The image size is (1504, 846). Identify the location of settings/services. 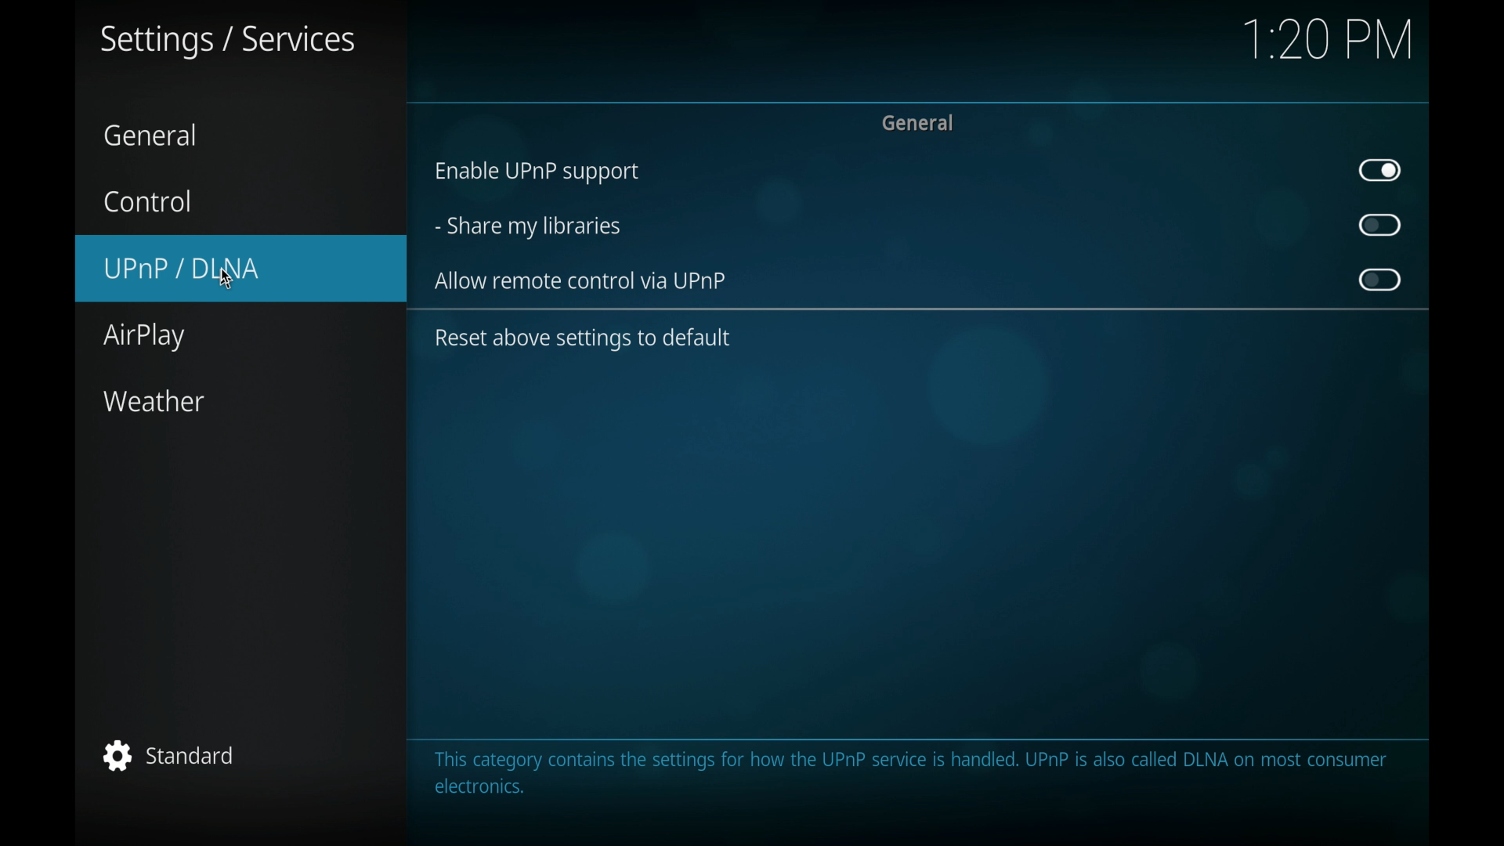
(226, 42).